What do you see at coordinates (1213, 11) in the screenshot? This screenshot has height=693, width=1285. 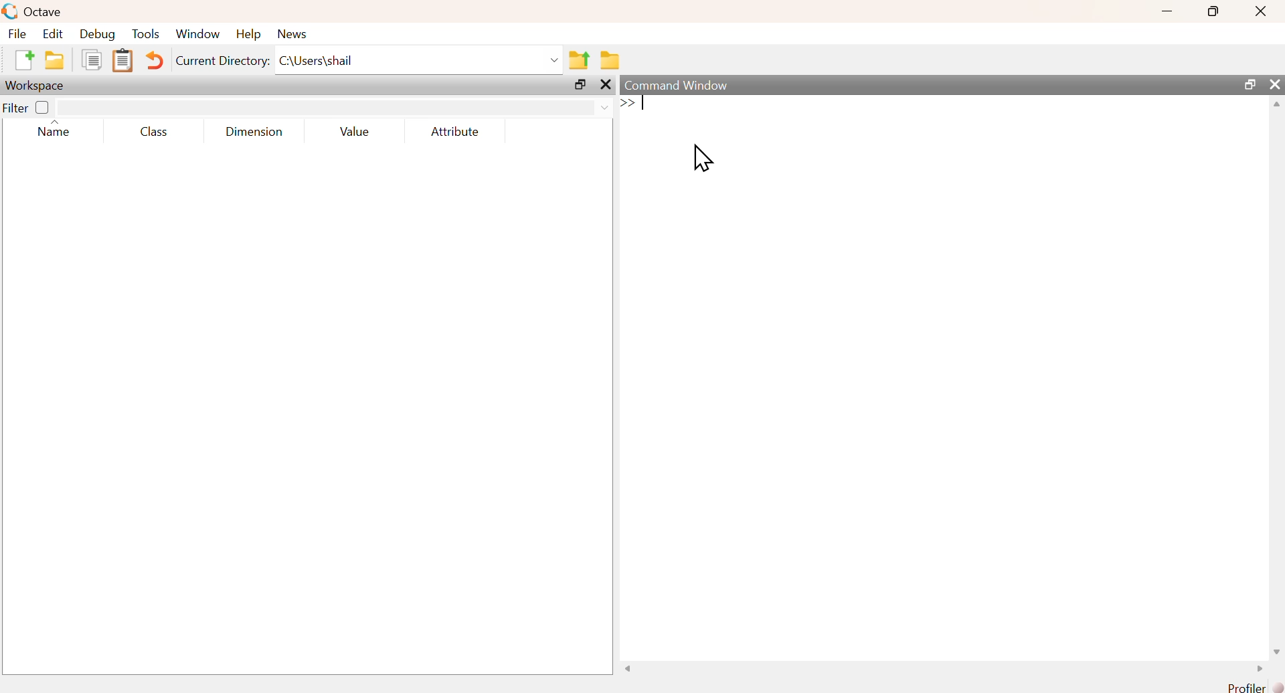 I see `maximize` at bounding box center [1213, 11].